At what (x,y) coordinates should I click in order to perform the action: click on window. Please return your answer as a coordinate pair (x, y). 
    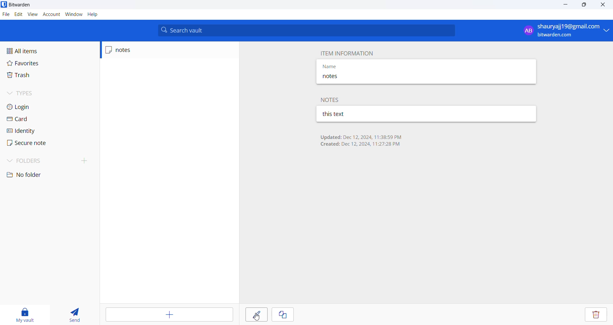
    Looking at the image, I should click on (72, 15).